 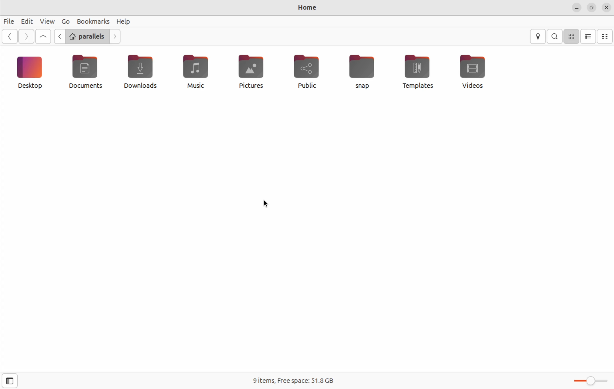 I want to click on parallels, so click(x=88, y=37).